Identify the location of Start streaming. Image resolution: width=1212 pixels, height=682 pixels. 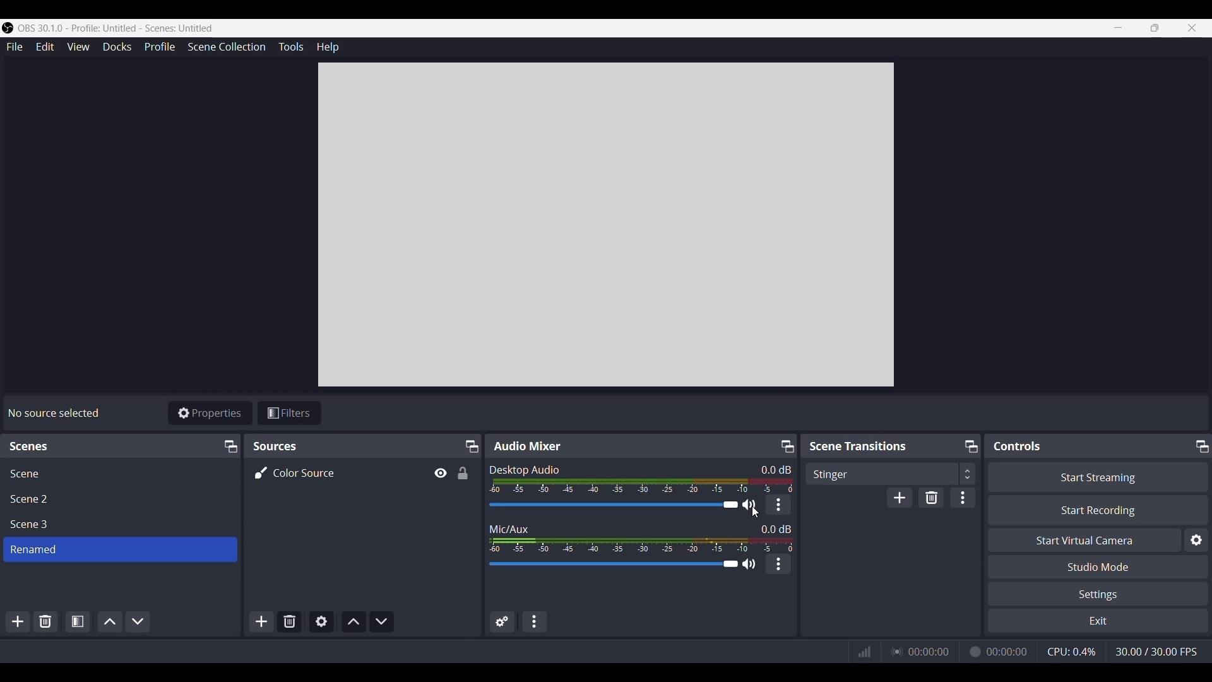
(1098, 477).